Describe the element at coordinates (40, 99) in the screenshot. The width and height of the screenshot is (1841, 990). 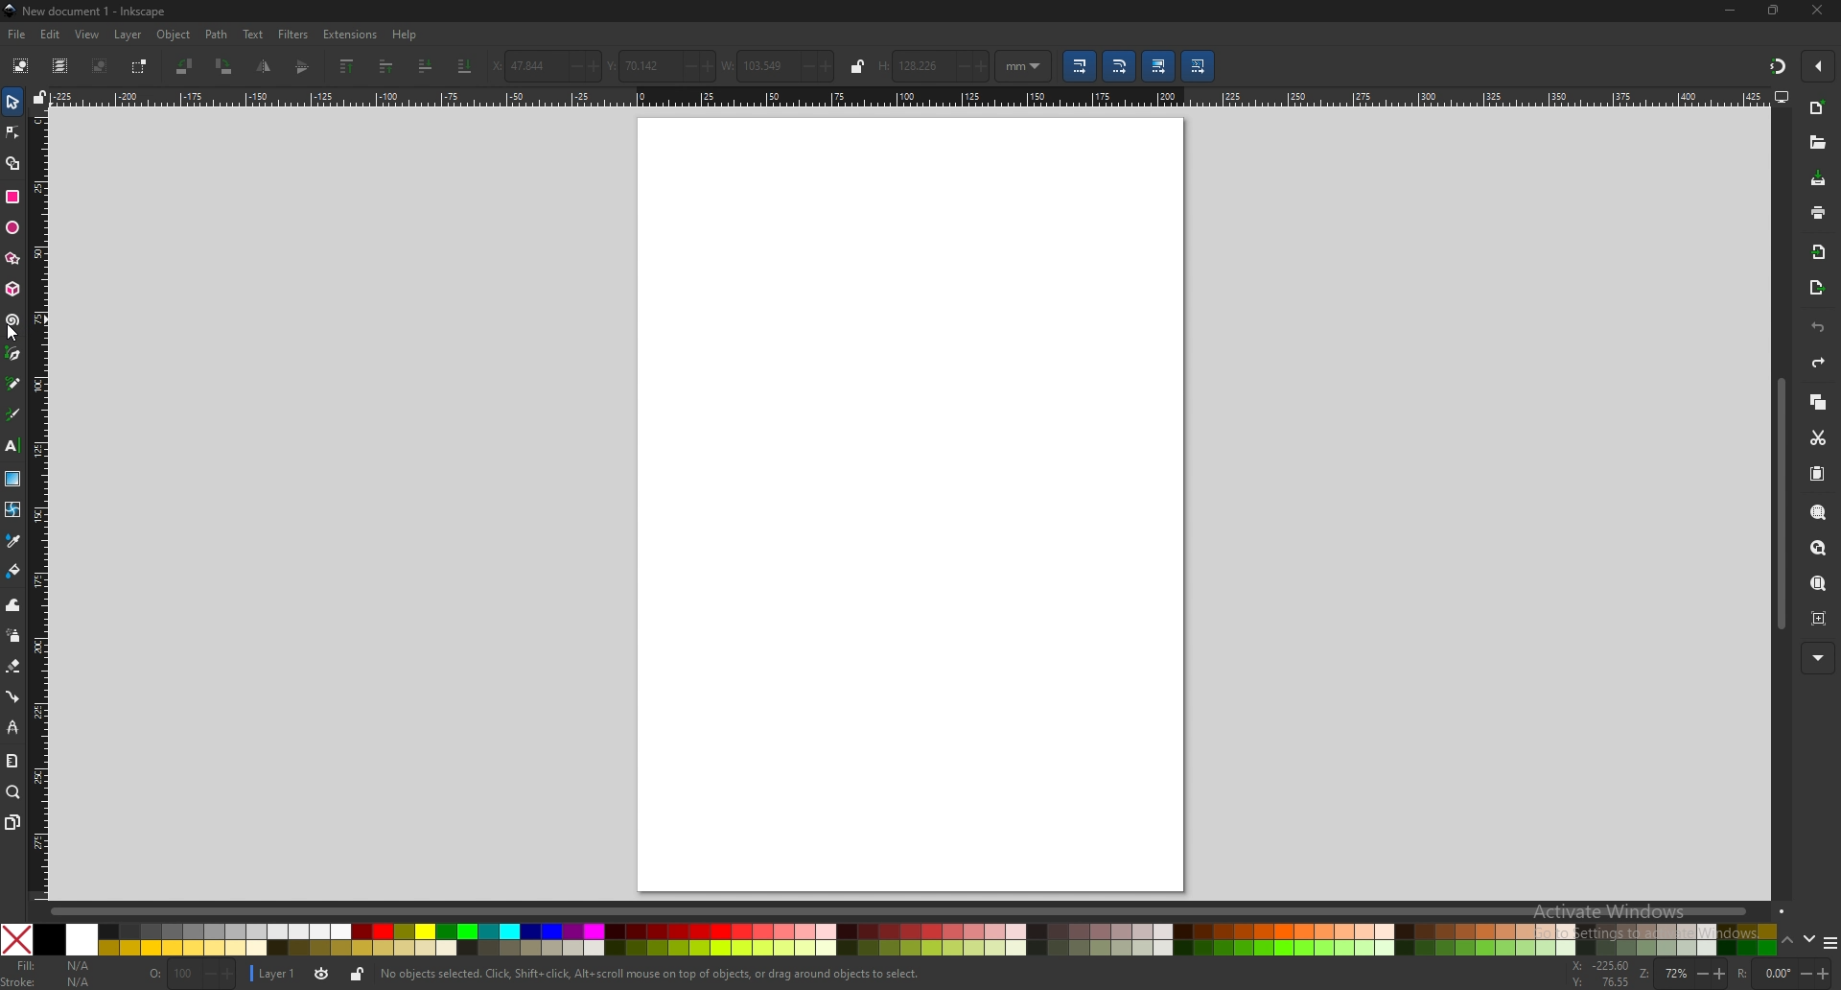
I see `lock guides` at that location.